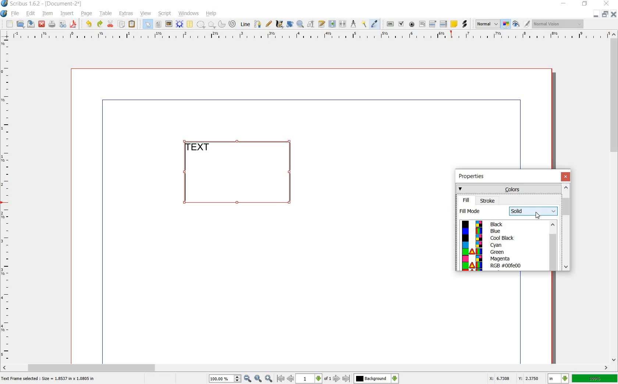  What do you see at coordinates (258, 379) in the screenshot?
I see `zoom to` at bounding box center [258, 379].